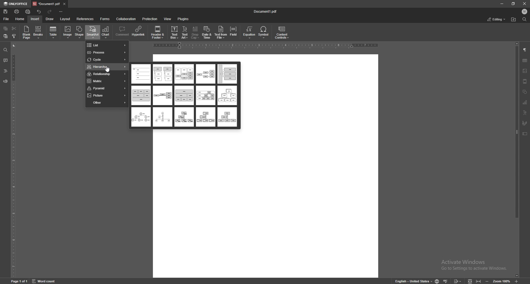 Image resolution: width=530 pixels, height=284 pixels. Describe the element at coordinates (525, 12) in the screenshot. I see `profile` at that location.